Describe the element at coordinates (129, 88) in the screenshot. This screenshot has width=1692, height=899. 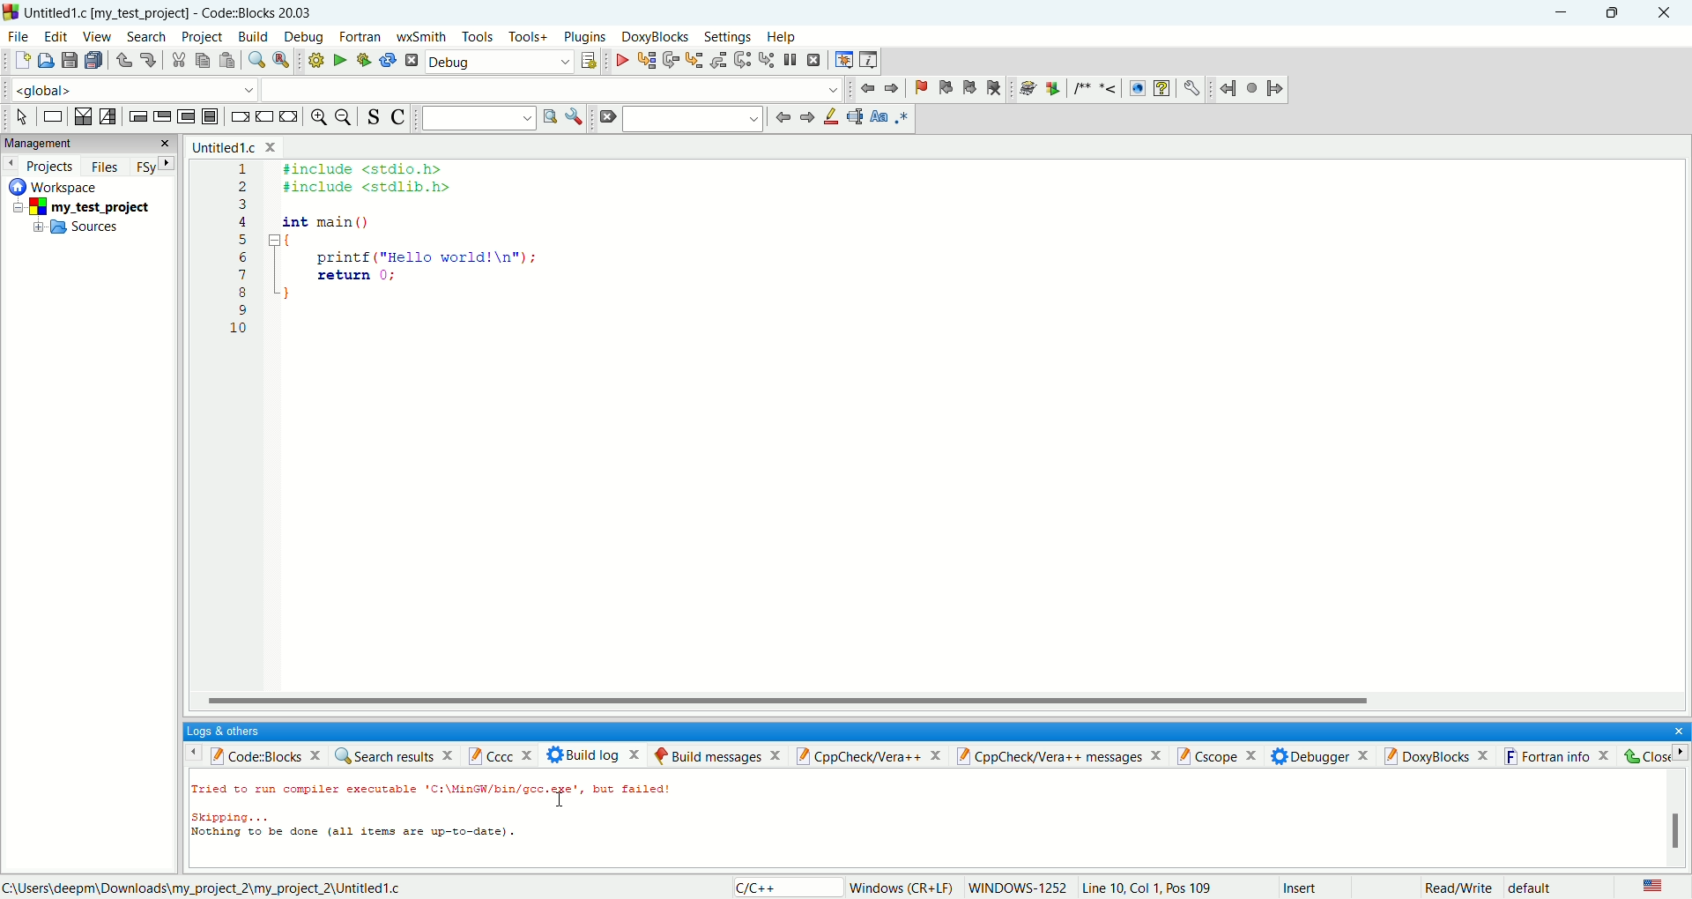
I see `global` at that location.